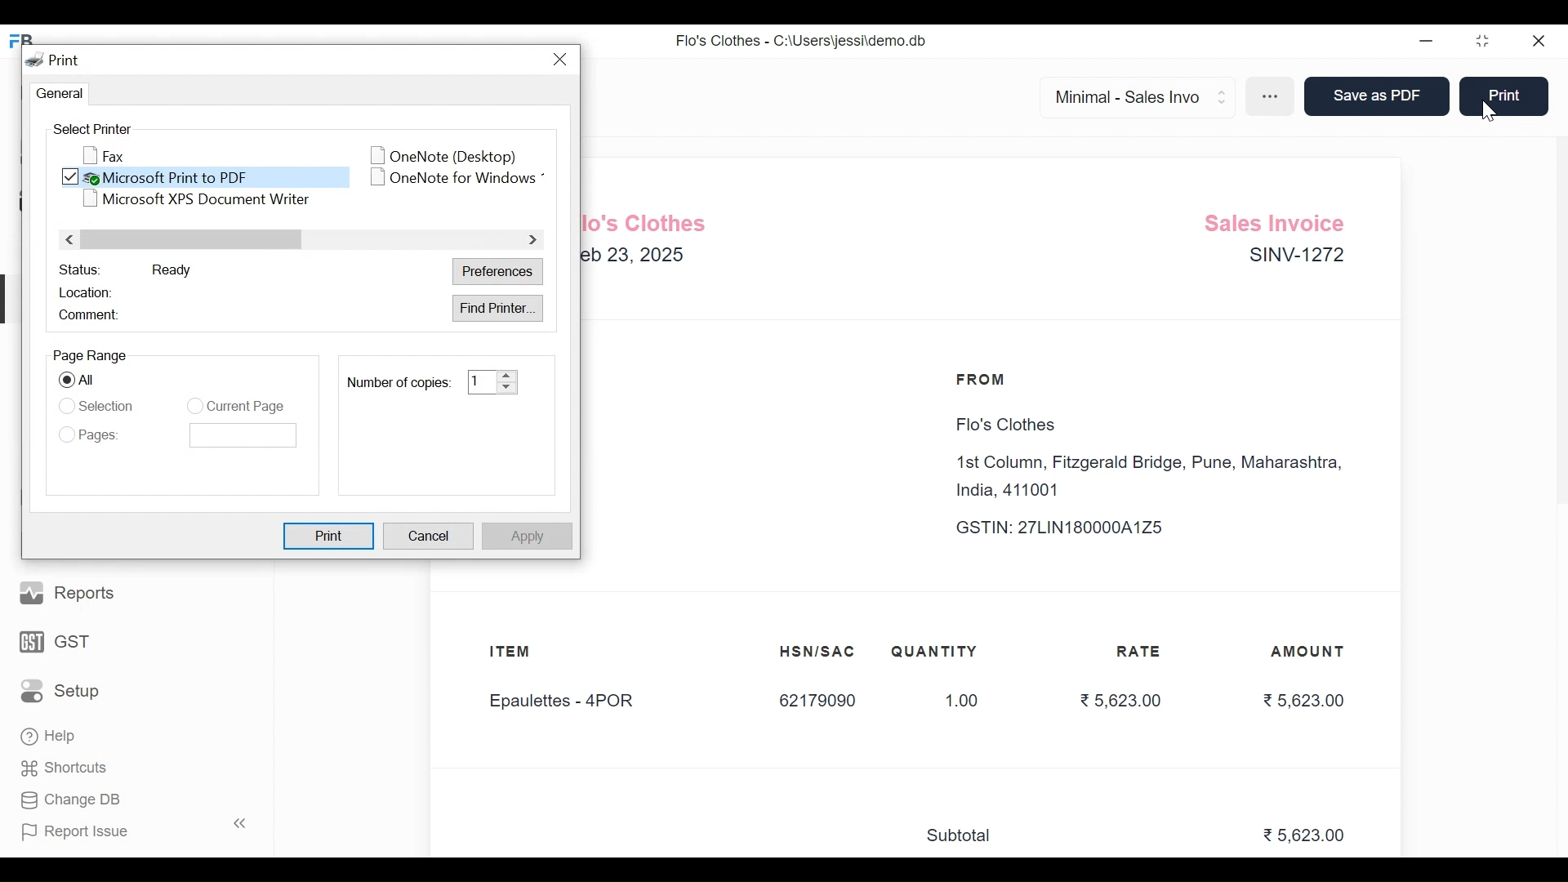 Image resolution: width=1568 pixels, height=882 pixels. What do you see at coordinates (129, 831) in the screenshot?
I see `Report Issue` at bounding box center [129, 831].